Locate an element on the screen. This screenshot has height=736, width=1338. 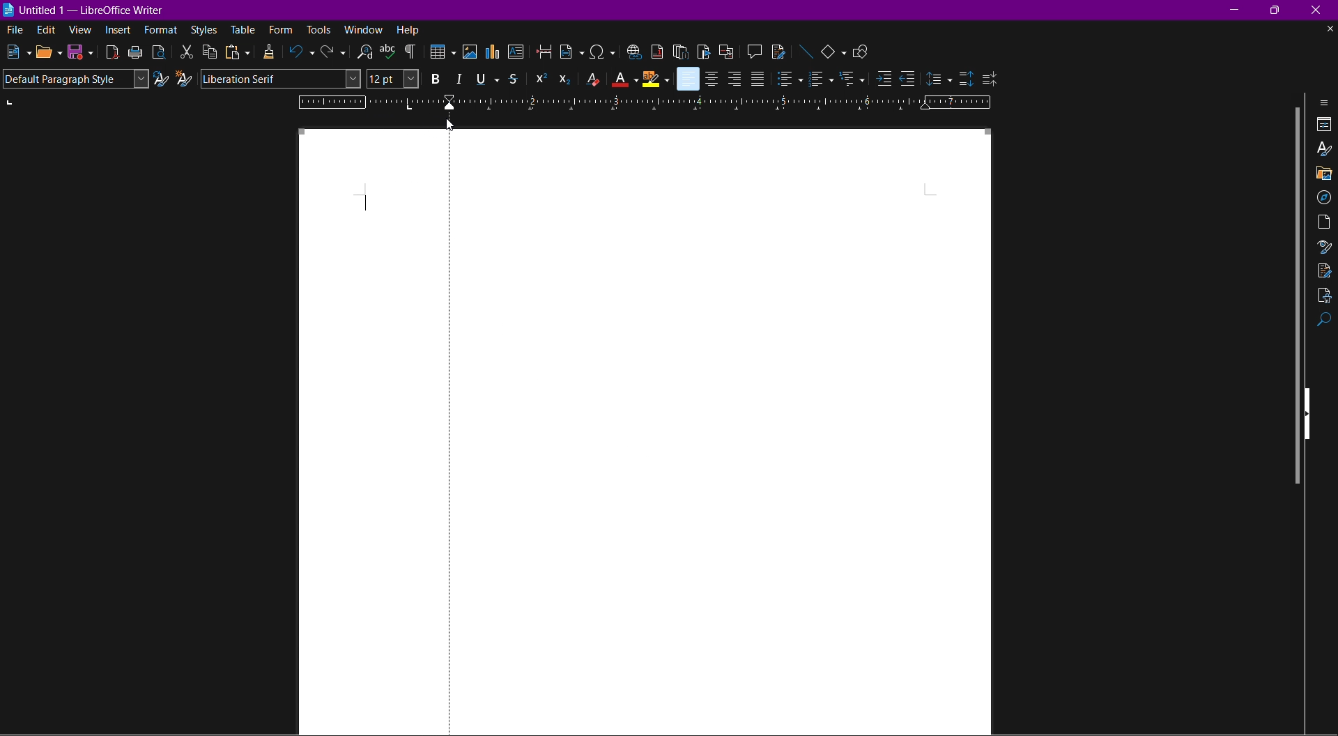
Accessibility Check is located at coordinates (1325, 296).